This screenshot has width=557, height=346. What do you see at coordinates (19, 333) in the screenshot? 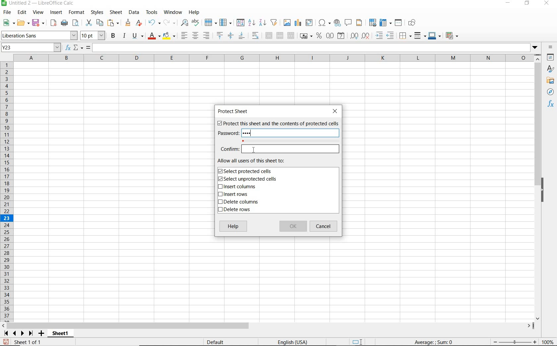
I see `SCROLL TO NEXT SHEET` at bounding box center [19, 333].